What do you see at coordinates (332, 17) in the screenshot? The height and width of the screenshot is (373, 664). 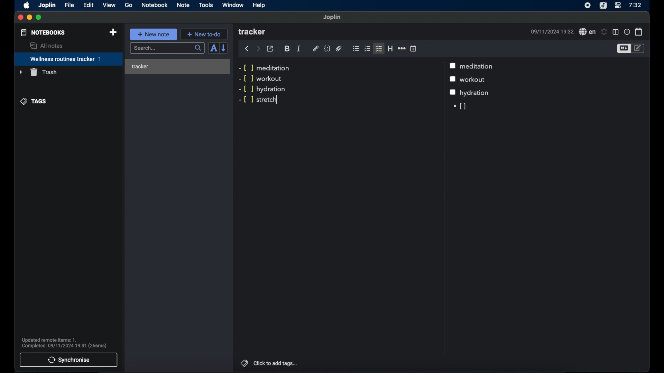 I see `joplin` at bounding box center [332, 17].